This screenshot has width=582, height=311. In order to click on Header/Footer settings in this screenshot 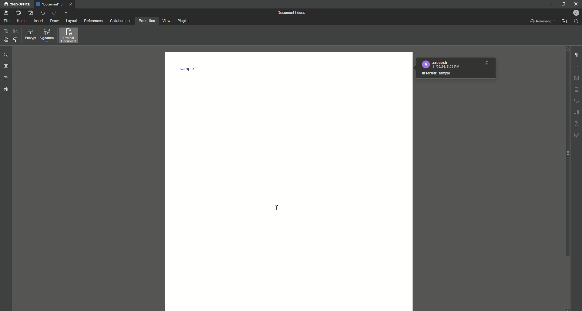, I will do `click(577, 89)`.